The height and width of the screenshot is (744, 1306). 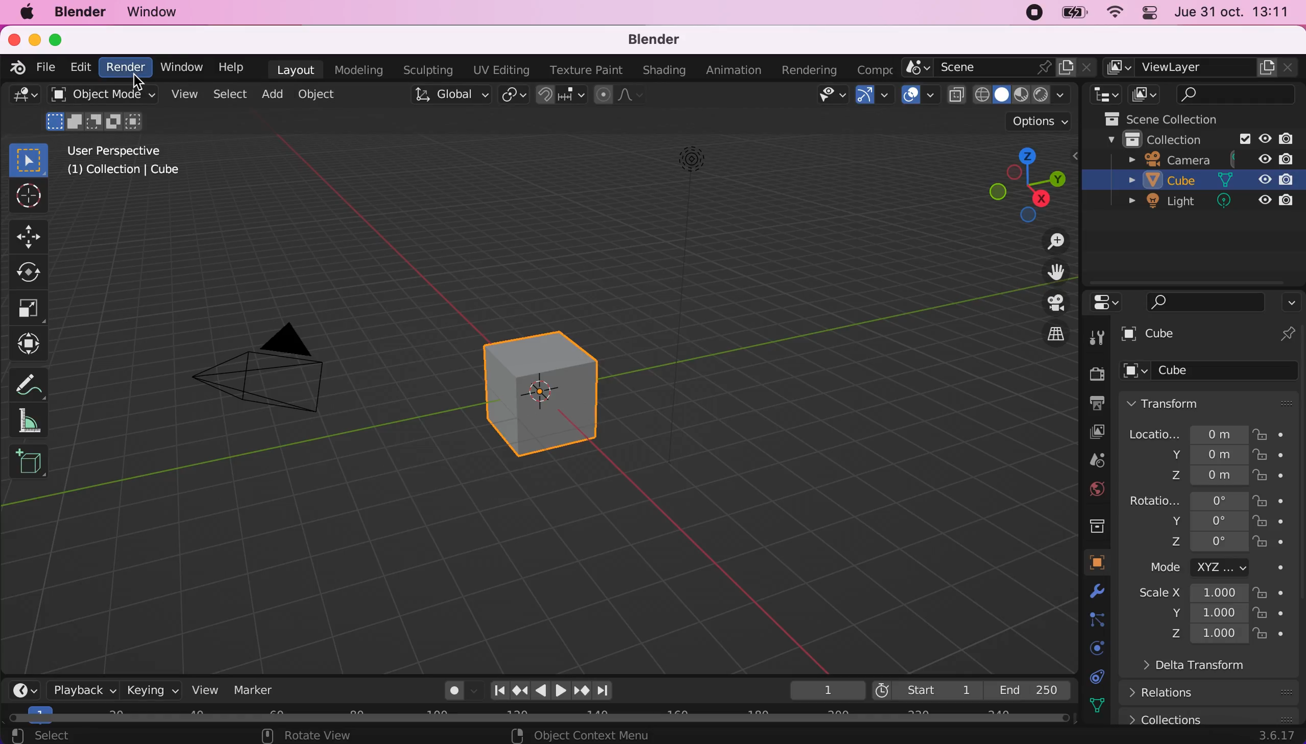 What do you see at coordinates (1271, 614) in the screenshot?
I see `lock` at bounding box center [1271, 614].